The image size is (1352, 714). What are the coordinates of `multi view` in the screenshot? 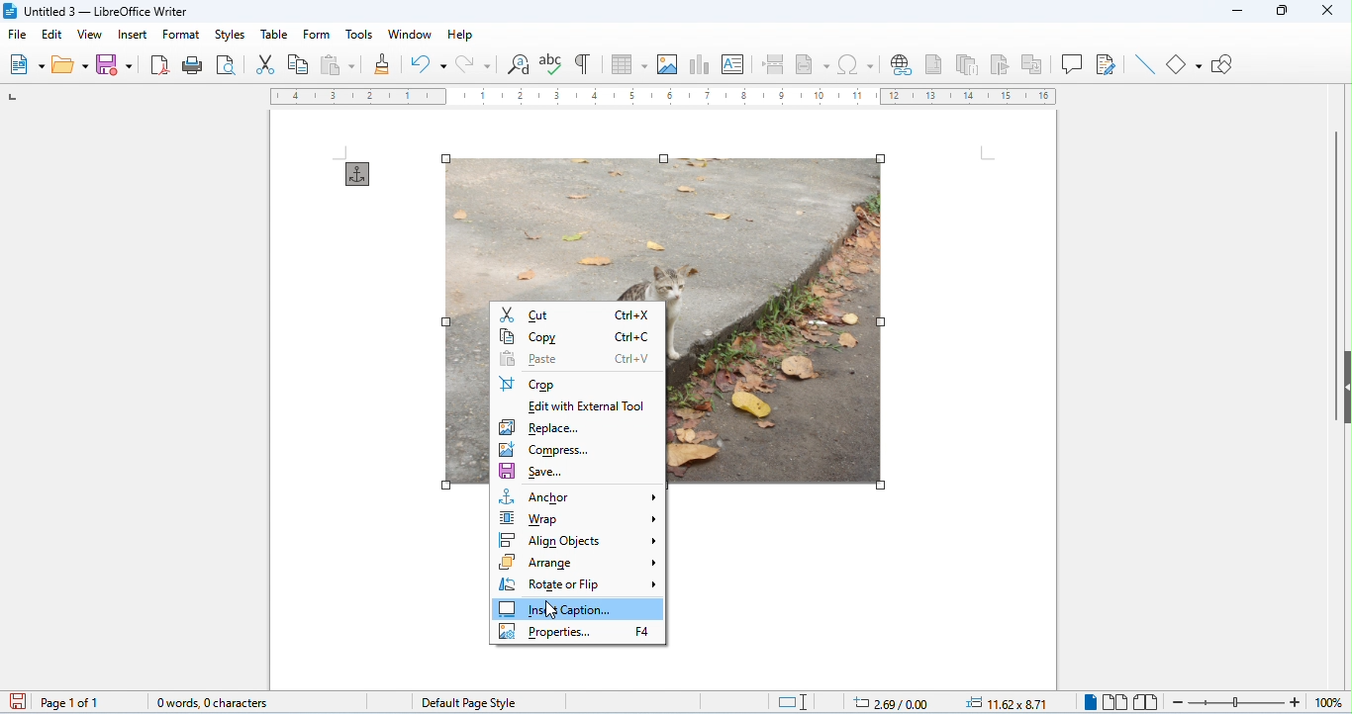 It's located at (1115, 702).